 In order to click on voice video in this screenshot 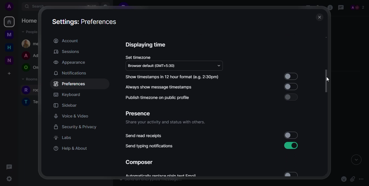, I will do `click(72, 116)`.